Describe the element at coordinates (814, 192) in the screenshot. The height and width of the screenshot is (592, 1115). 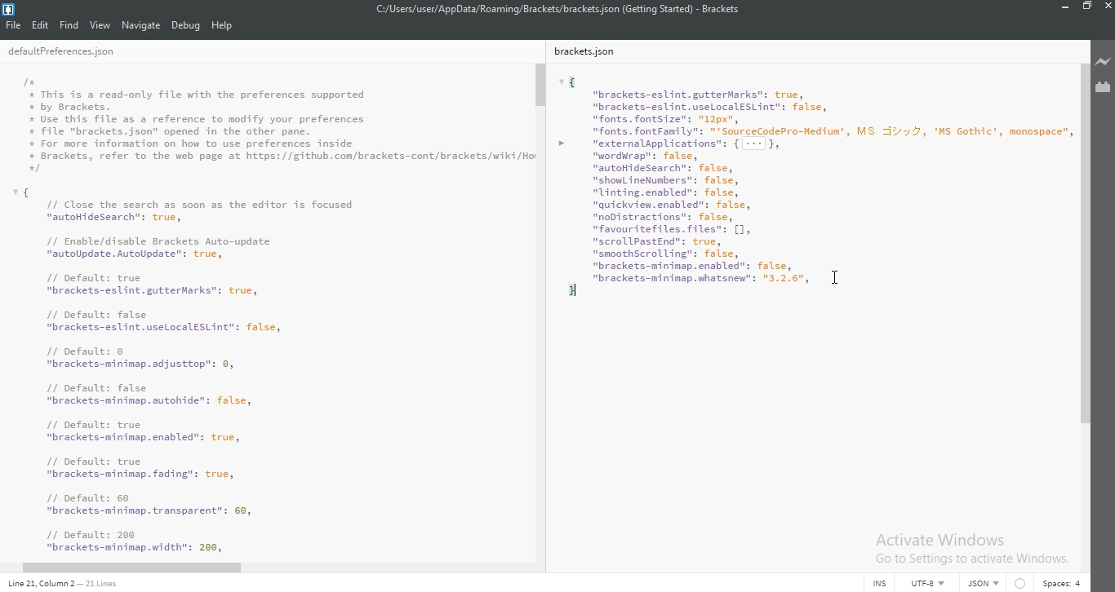
I see `1
“brackets-eslint.gutterMarks": true,
“brackets-eslint.useLocalESLint": false,
“fonts. fontsize": "12px",
“fonts. fontFamily": "'SourceCodePro-Mediun', MS Tf/y2, 'MS Gothic’, monospace"

> vexternalpplications™: {|---|},
“wordwrap": false,
“autoMideSearch”: false,
“shoul ineNumbers": false,
“Uinting.enabled": false,
“quickview.enabled”: false,
“nobistractions": false,
“favouritefiles. files": [1,
“scrollPastEnd’: true,
“smoothscrolling": false,
“brackets-mininap. enabled": false,

: "brackets-minimap.whatsnew": "3.2.6", J` at that location.